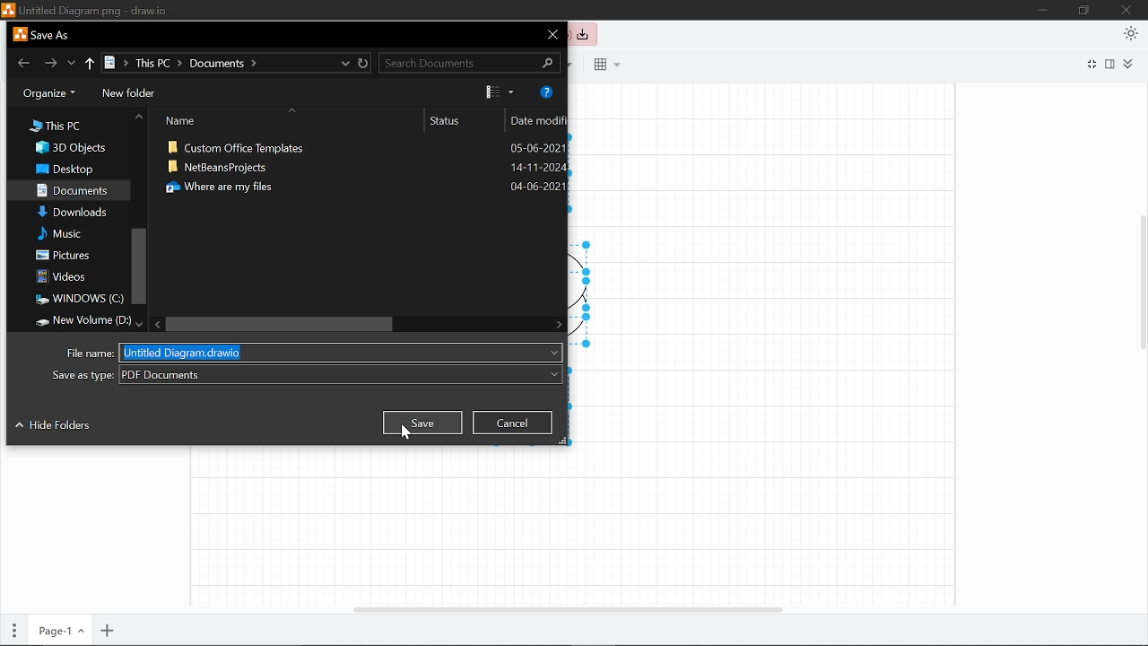 This screenshot has width=1148, height=646. I want to click on Music, so click(68, 234).